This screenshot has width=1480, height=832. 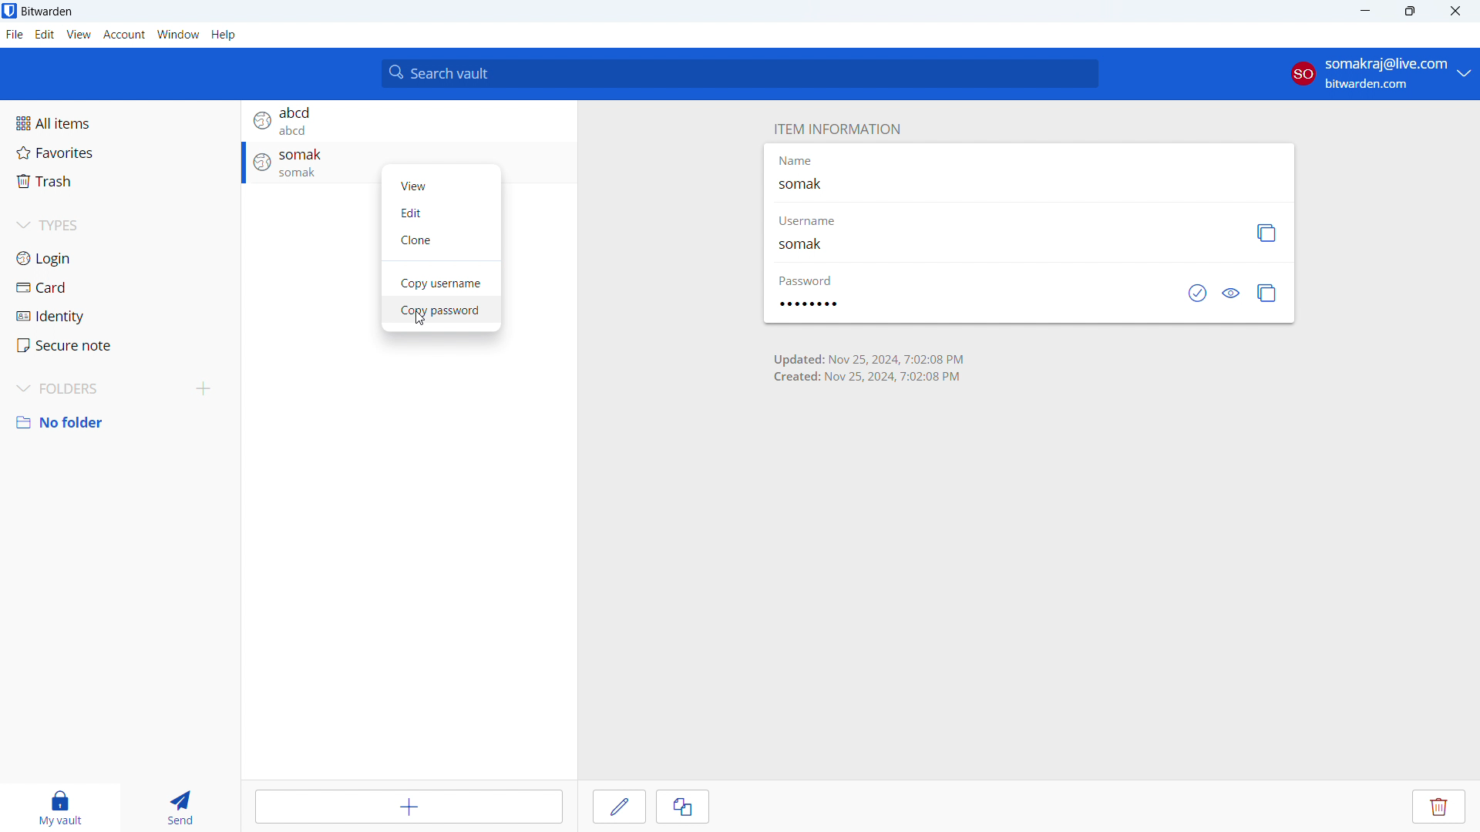 What do you see at coordinates (1381, 75) in the screenshot?
I see `account` at bounding box center [1381, 75].